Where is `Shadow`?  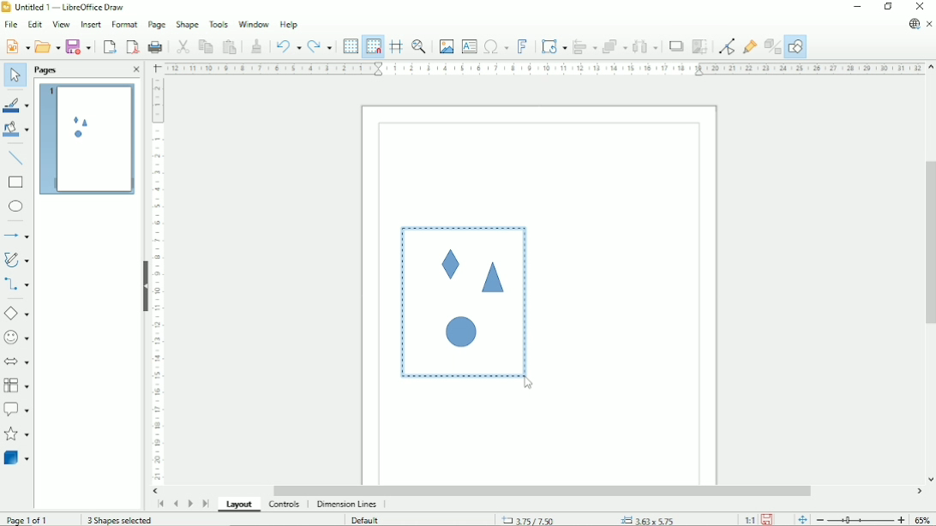 Shadow is located at coordinates (676, 46).